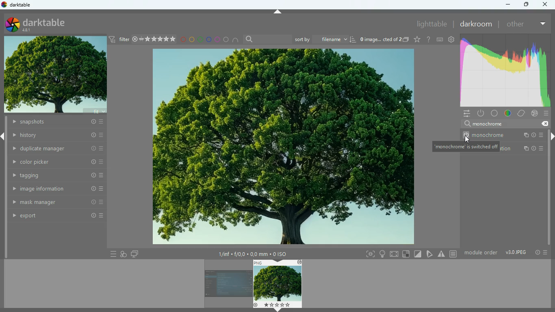 The height and width of the screenshot is (312, 555). What do you see at coordinates (201, 40) in the screenshot?
I see `green` at bounding box center [201, 40].